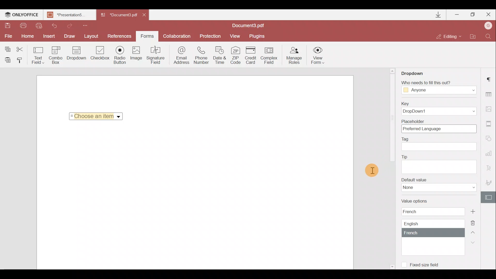 Image resolution: width=496 pixels, height=279 pixels. Describe the element at coordinates (119, 15) in the screenshot. I see `Document3.pdf` at that location.